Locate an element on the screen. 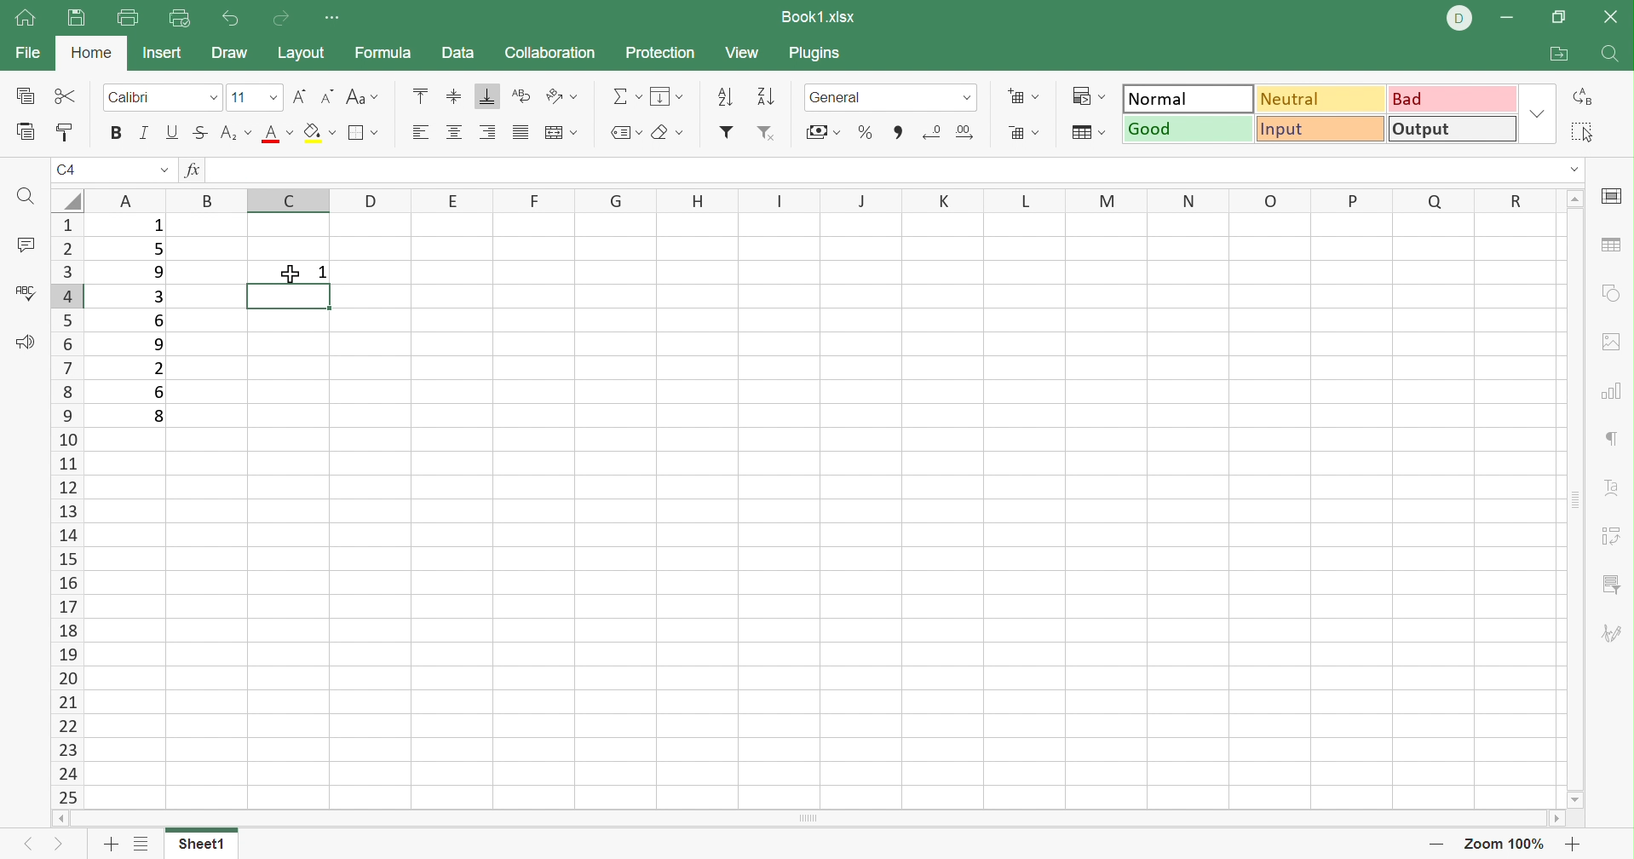  Image settings is located at coordinates (1613, 346).